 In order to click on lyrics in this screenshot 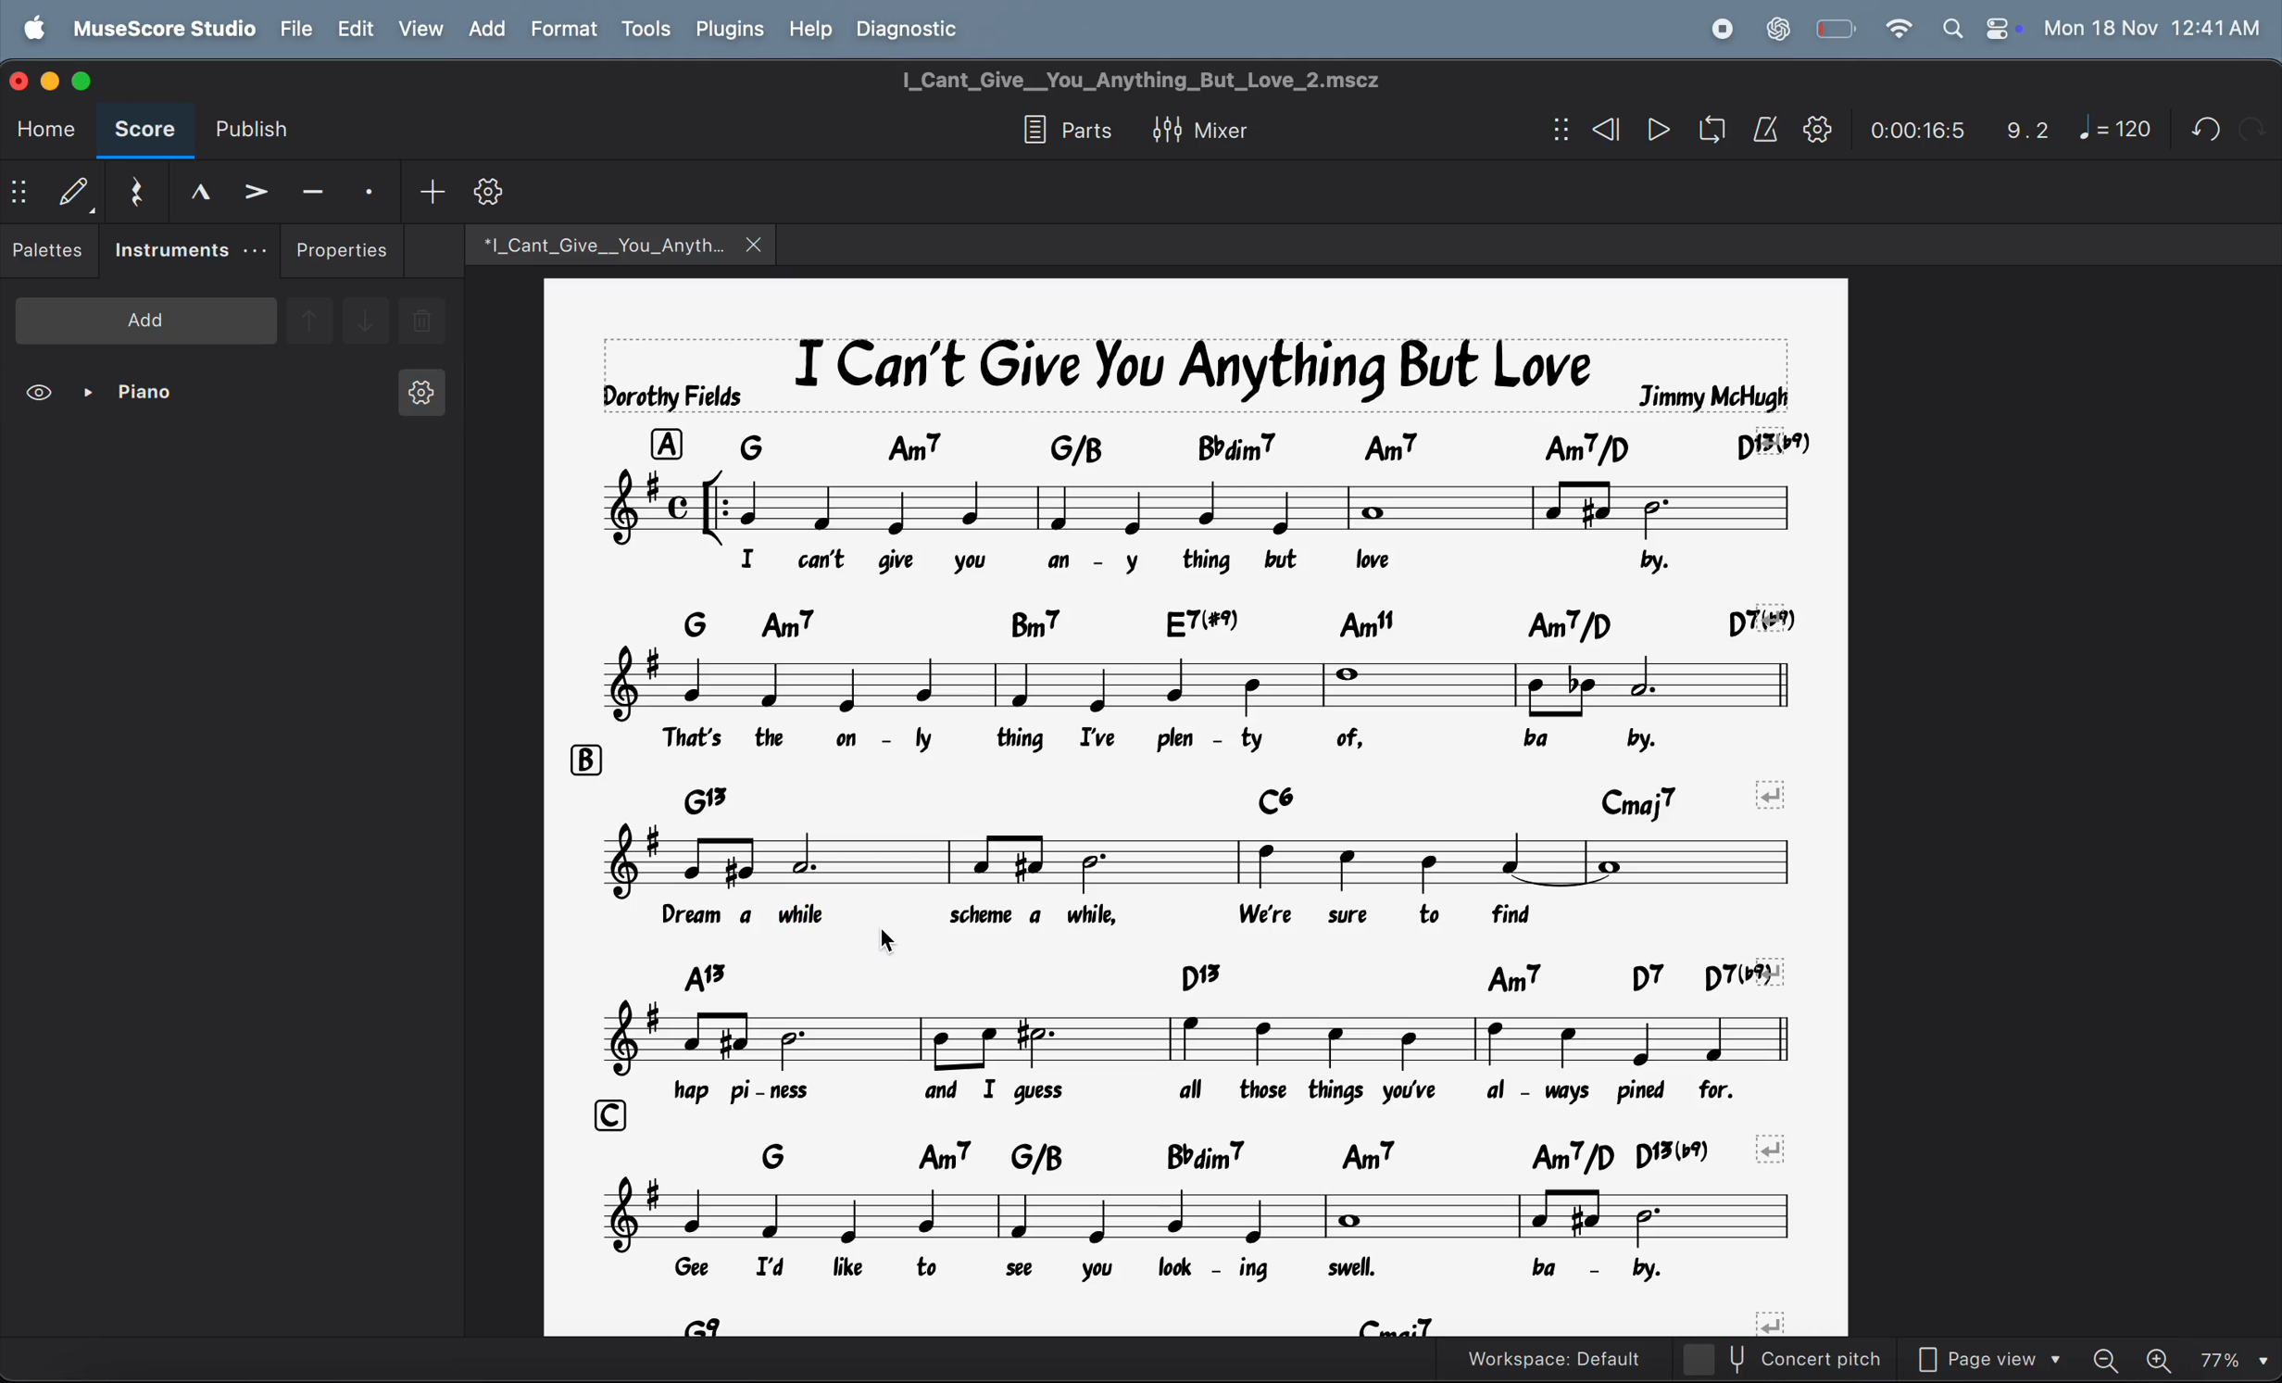, I will do `click(1233, 1269)`.